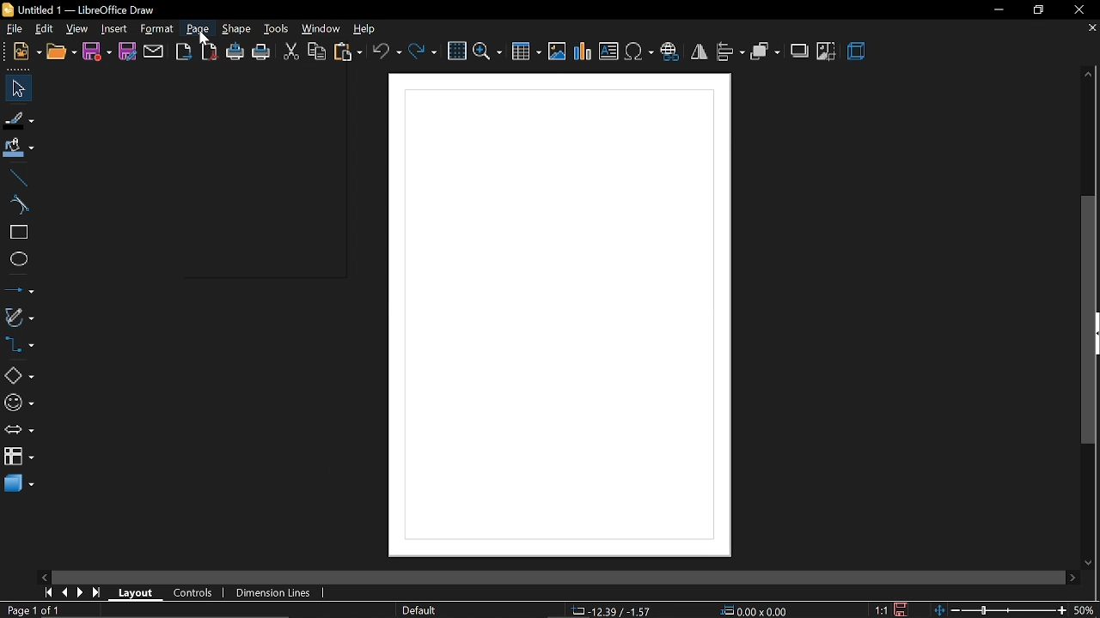 The height and width of the screenshot is (618, 1100). What do you see at coordinates (425, 53) in the screenshot?
I see `redo` at bounding box center [425, 53].